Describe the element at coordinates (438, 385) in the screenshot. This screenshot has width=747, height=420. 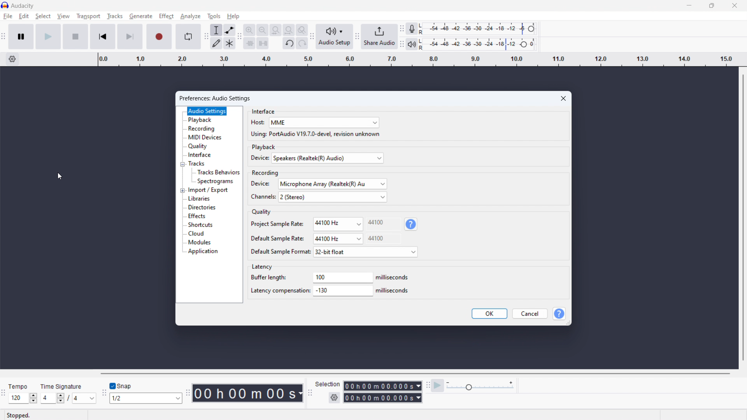
I see `play at speed` at that location.